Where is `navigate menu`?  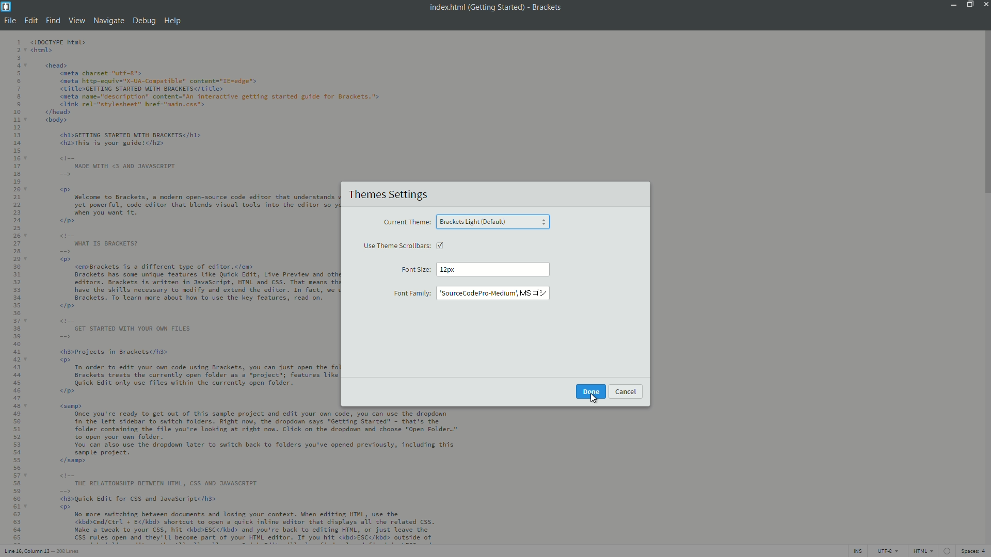
navigate menu is located at coordinates (108, 21).